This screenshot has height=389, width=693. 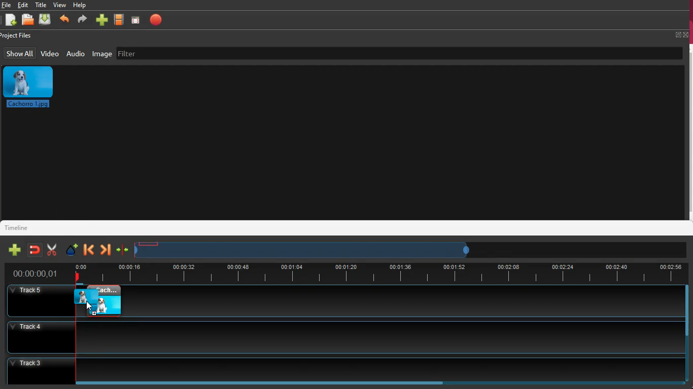 I want to click on back, so click(x=89, y=250).